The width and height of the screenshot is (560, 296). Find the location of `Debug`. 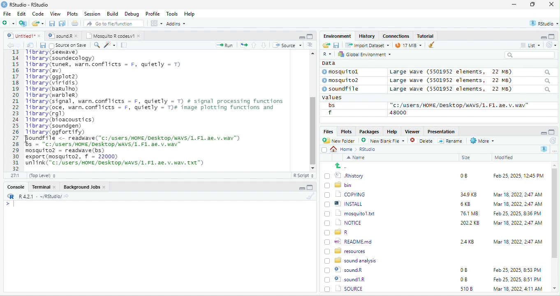

Debug is located at coordinates (132, 14).